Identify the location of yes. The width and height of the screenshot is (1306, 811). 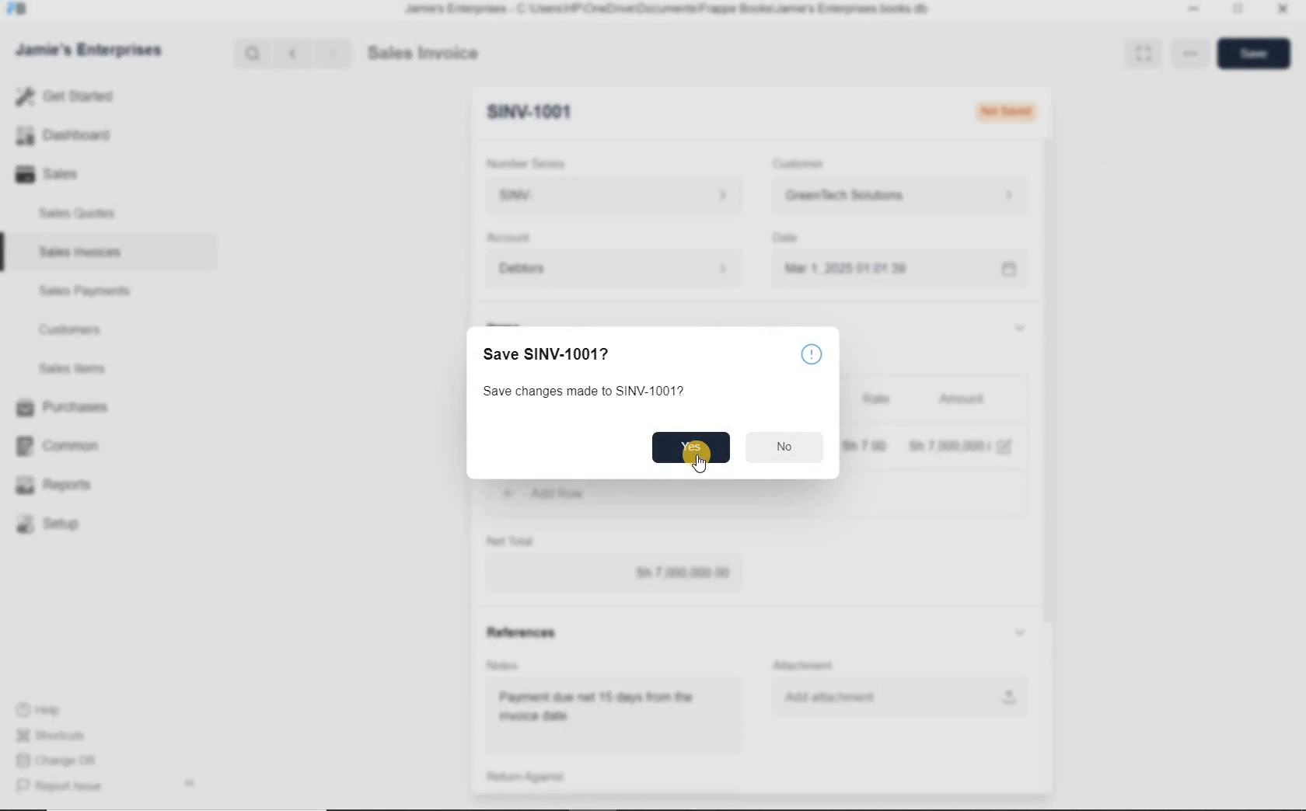
(690, 447).